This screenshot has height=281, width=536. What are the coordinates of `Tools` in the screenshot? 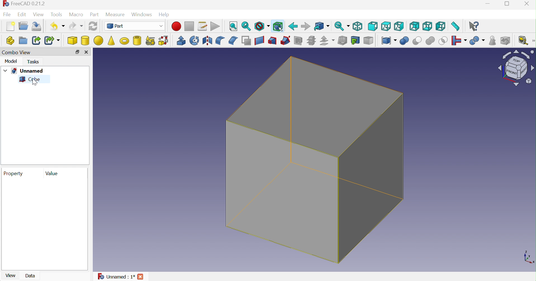 It's located at (56, 13).